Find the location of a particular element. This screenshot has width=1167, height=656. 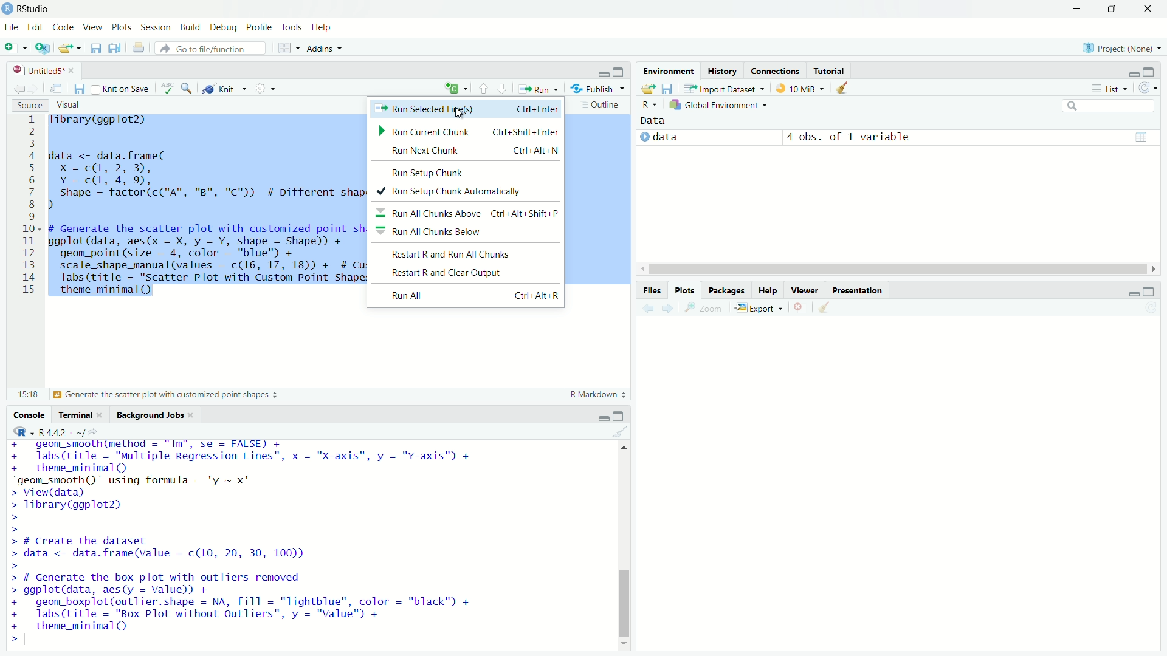

Restart R and Run All Chunks is located at coordinates (466, 253).